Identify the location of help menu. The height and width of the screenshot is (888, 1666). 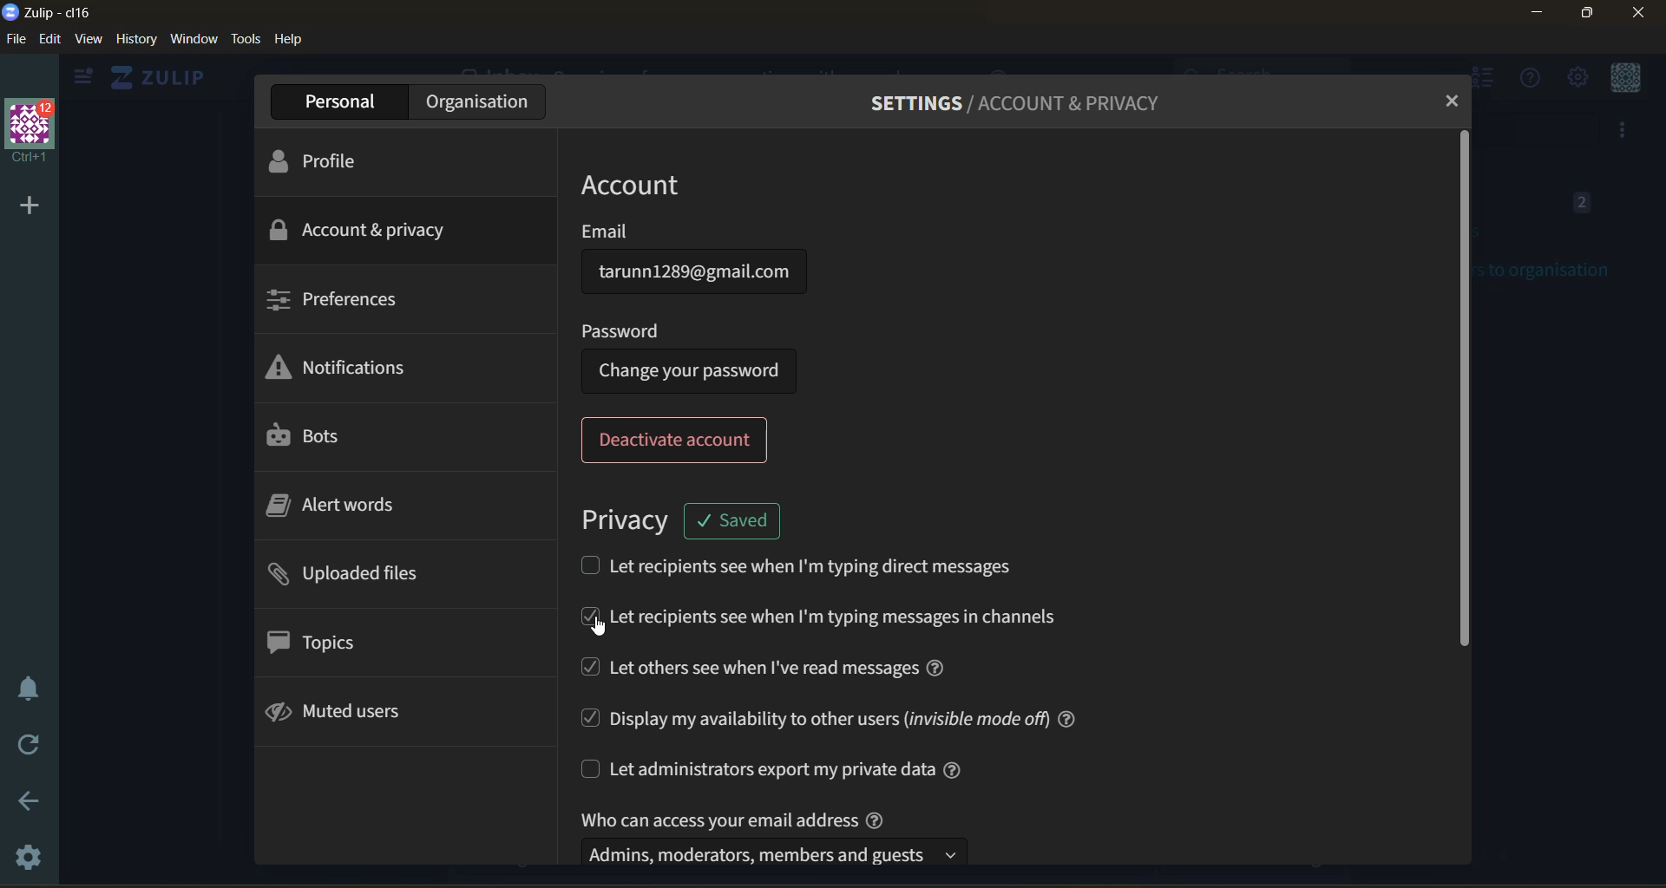
(1526, 80).